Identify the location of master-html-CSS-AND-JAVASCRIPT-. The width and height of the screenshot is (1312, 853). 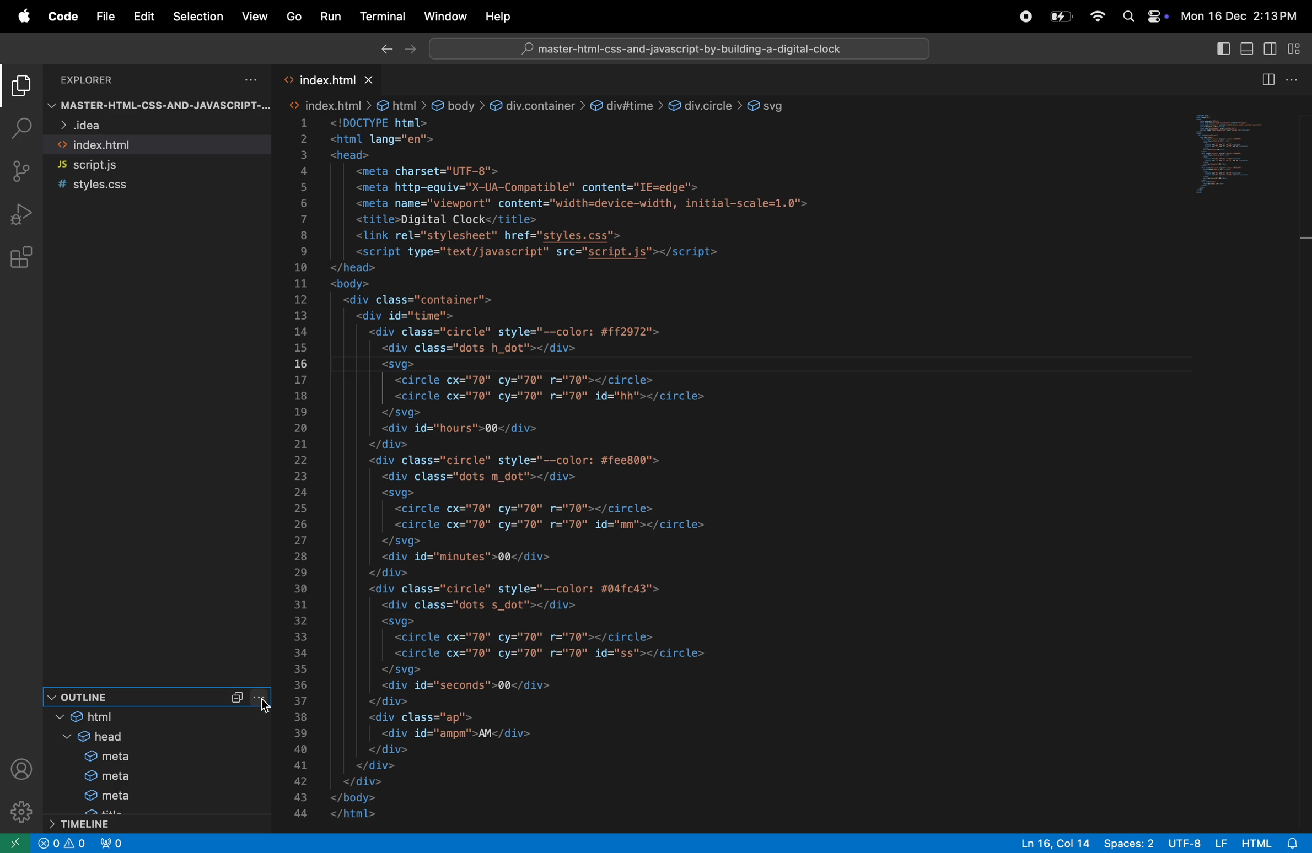
(160, 107).